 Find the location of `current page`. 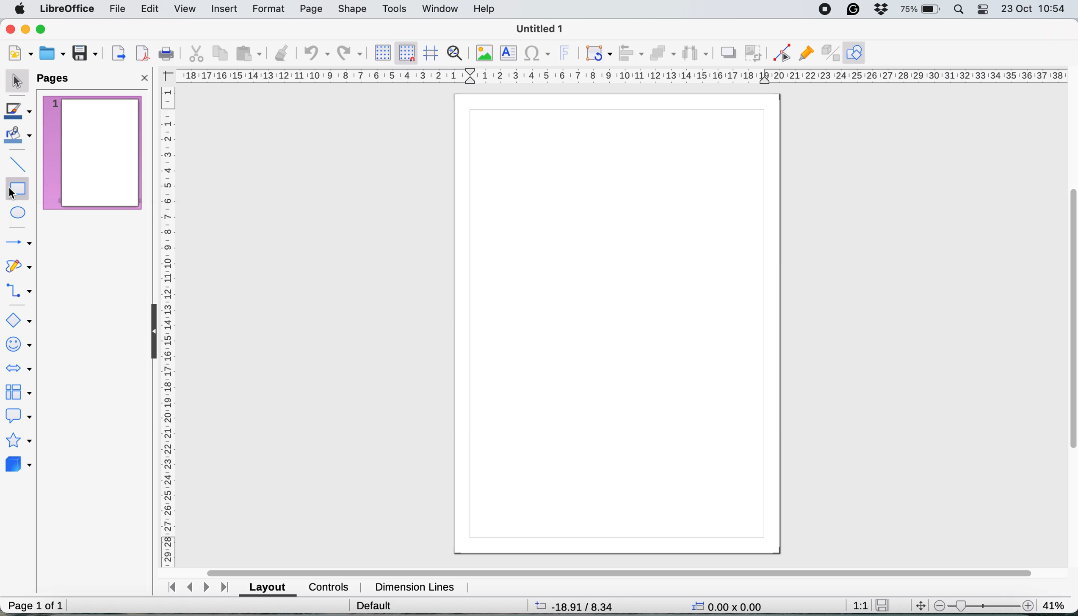

current page is located at coordinates (92, 152).